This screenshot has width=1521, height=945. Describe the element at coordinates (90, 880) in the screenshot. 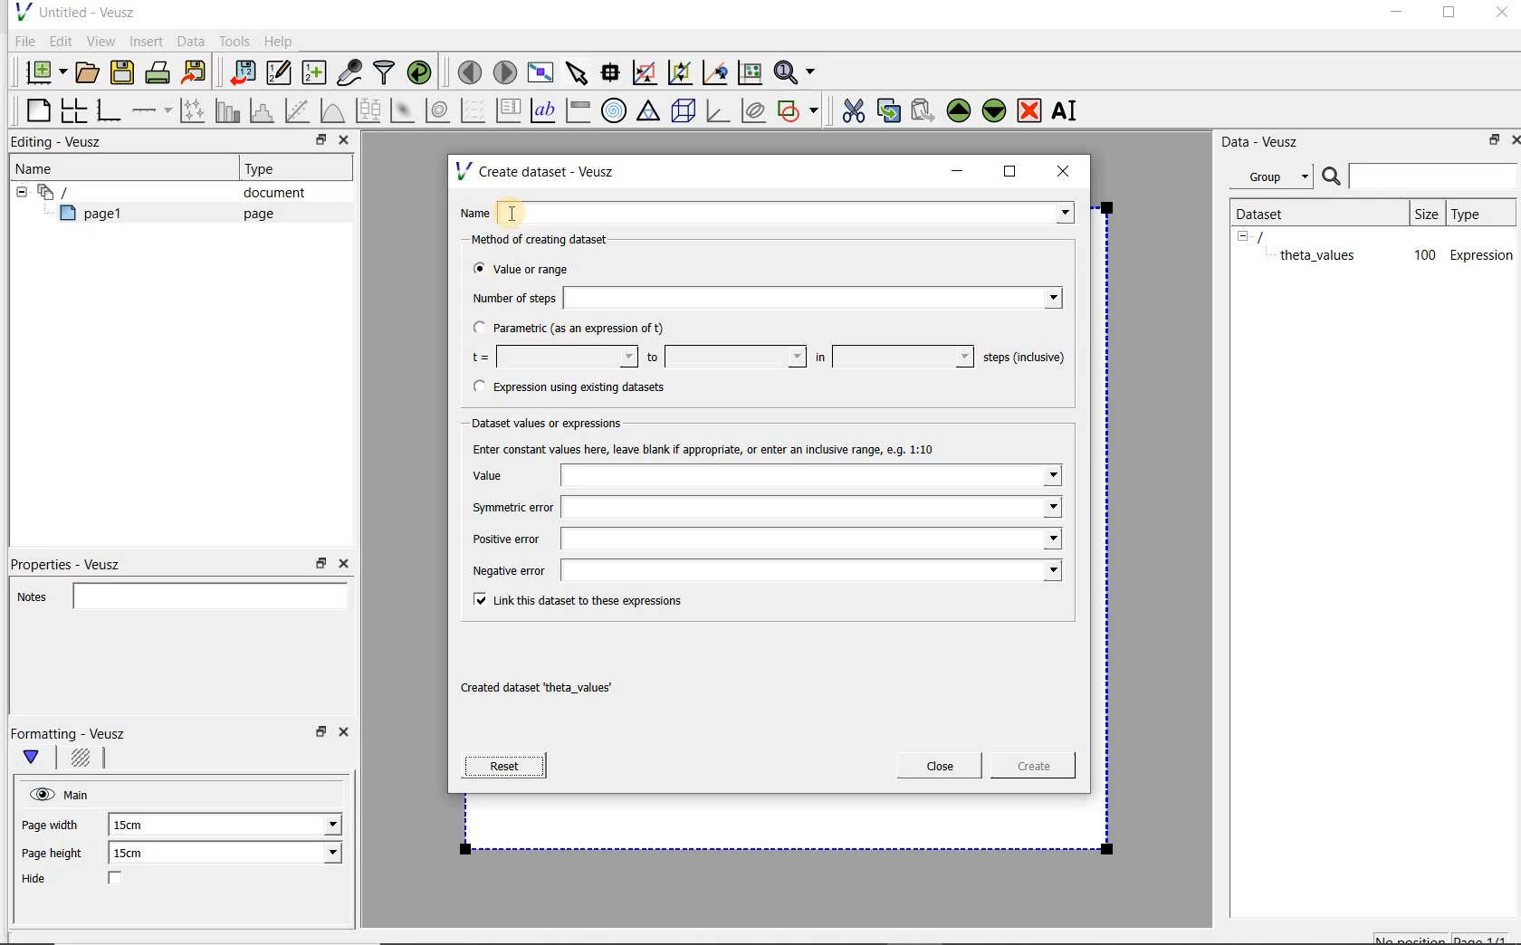

I see `Hide` at that location.